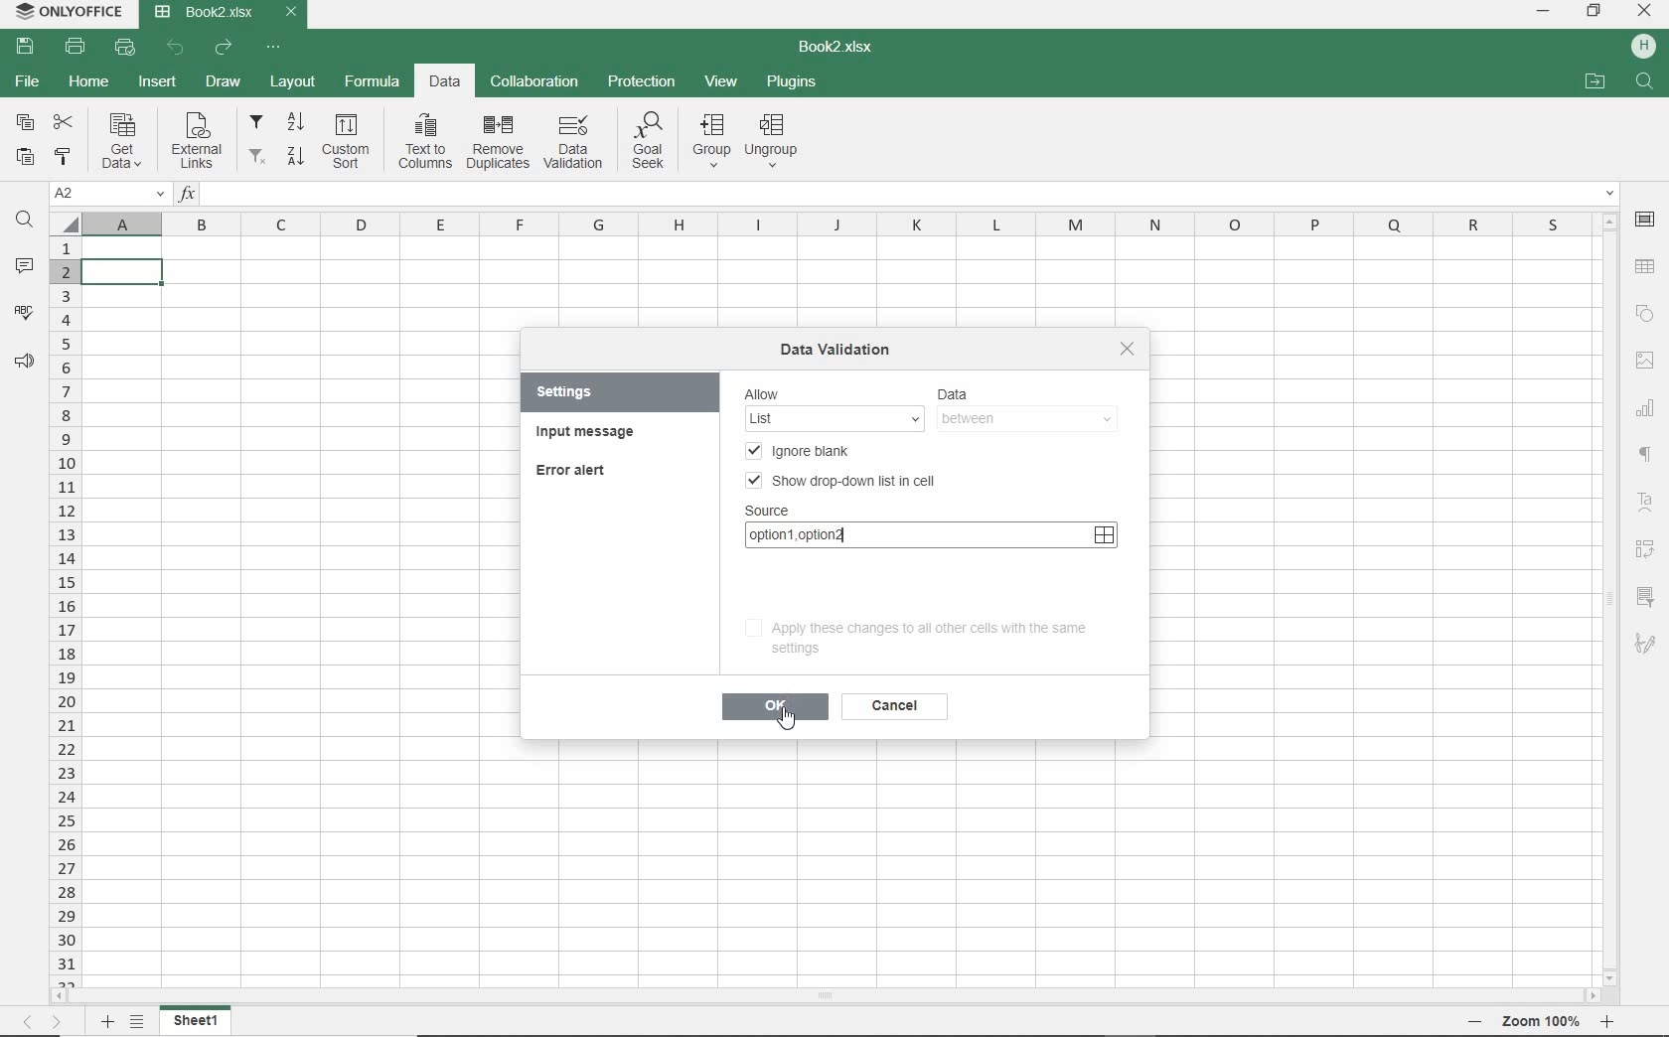 The height and width of the screenshot is (1037, 1669). I want to click on data, so click(976, 394).